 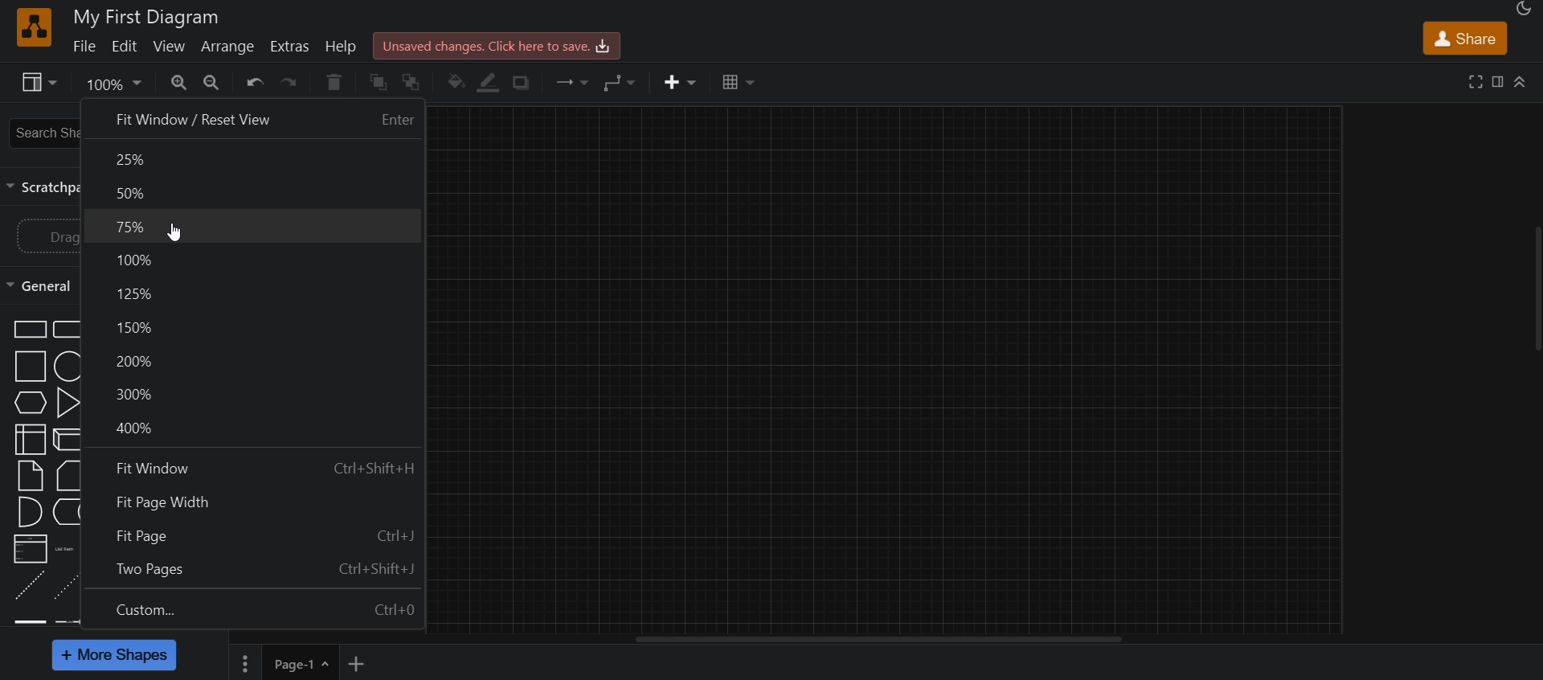 What do you see at coordinates (1497, 82) in the screenshot?
I see `format` at bounding box center [1497, 82].